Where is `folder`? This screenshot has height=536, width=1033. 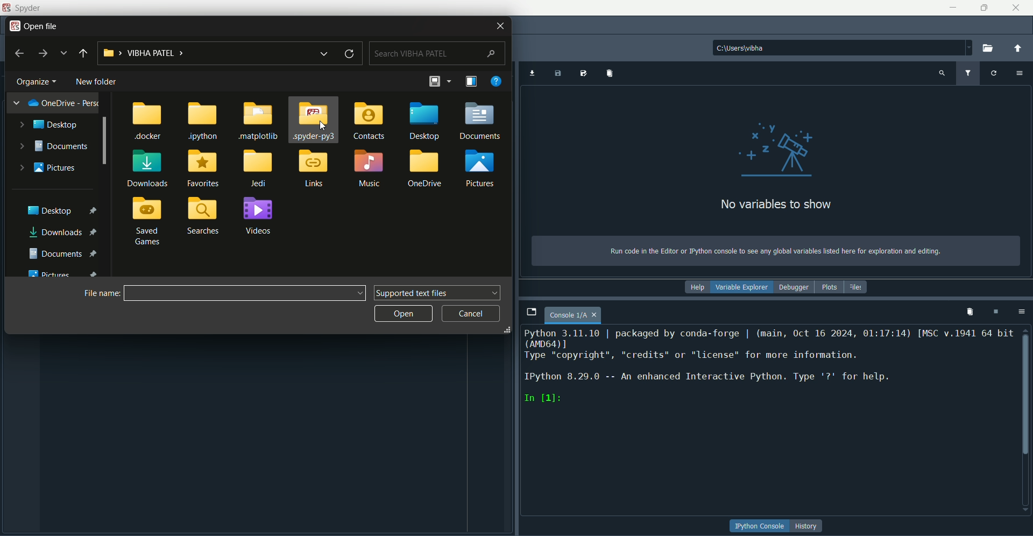
folder is located at coordinates (427, 168).